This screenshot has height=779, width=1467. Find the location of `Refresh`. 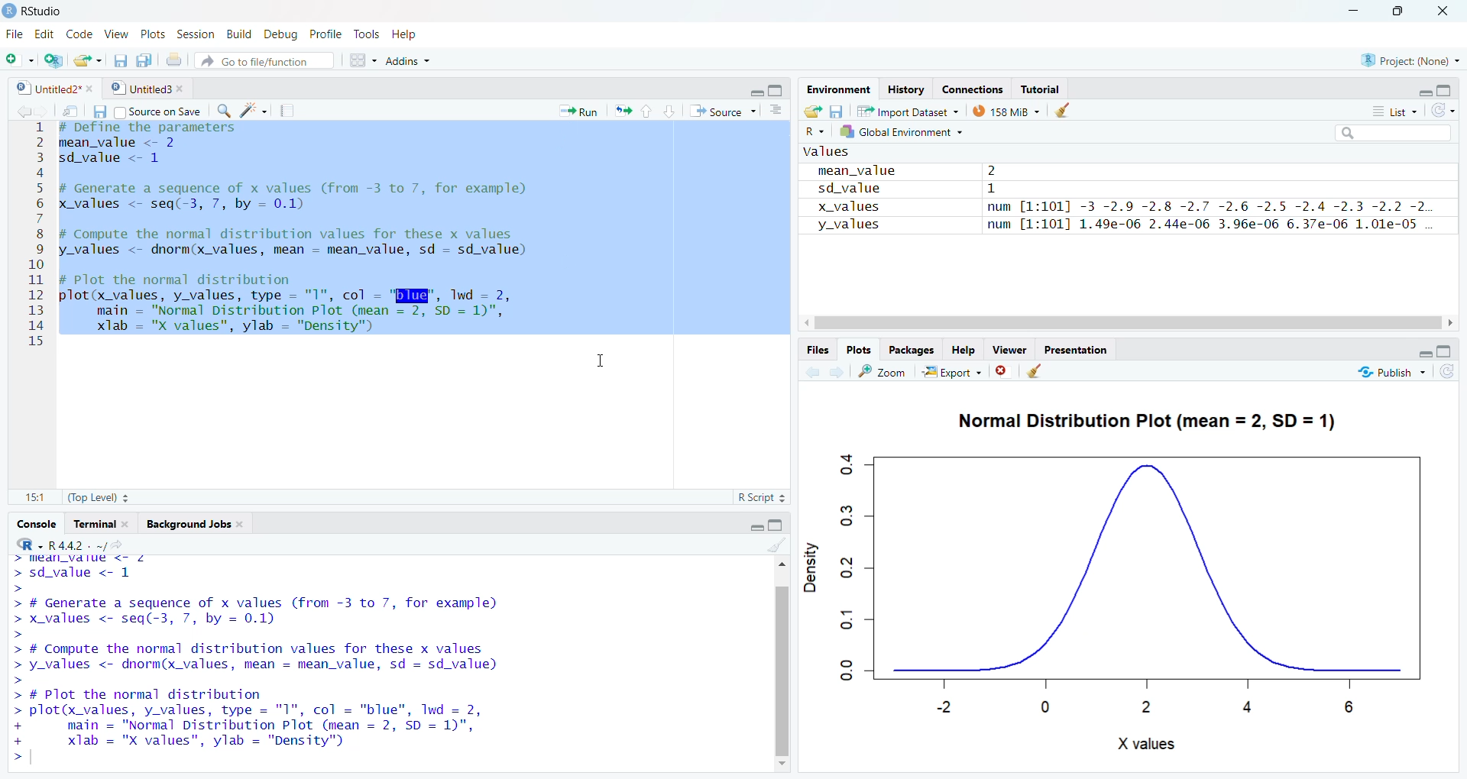

Refresh is located at coordinates (1447, 112).